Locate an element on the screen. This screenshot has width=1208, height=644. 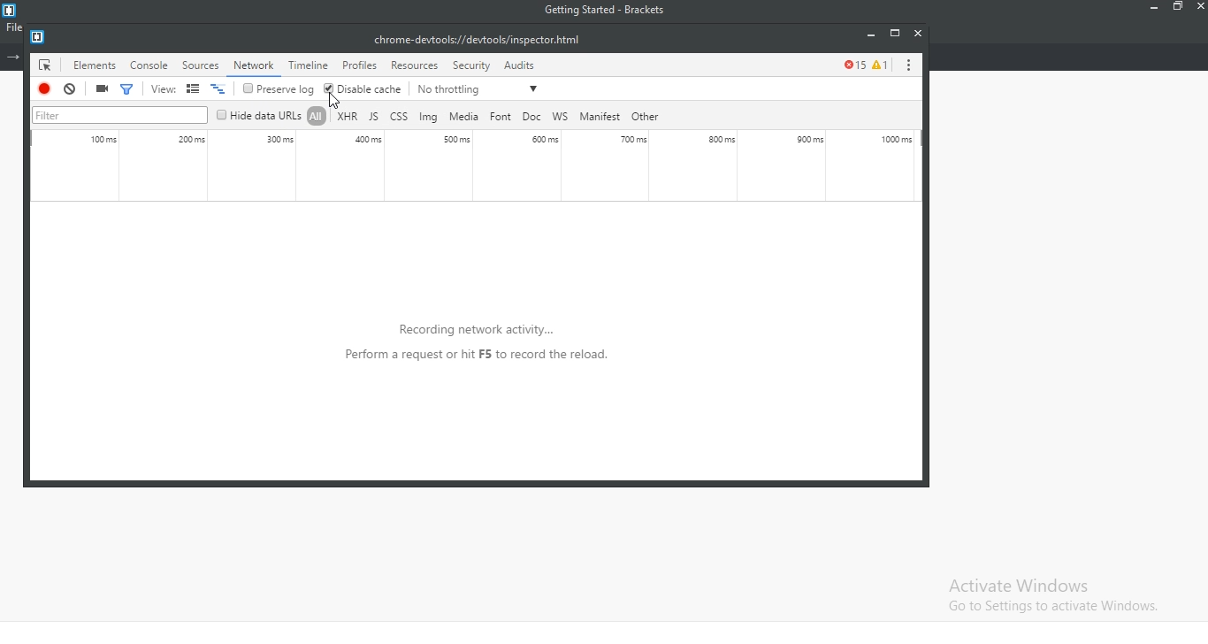
activity monitor is located at coordinates (477, 167).